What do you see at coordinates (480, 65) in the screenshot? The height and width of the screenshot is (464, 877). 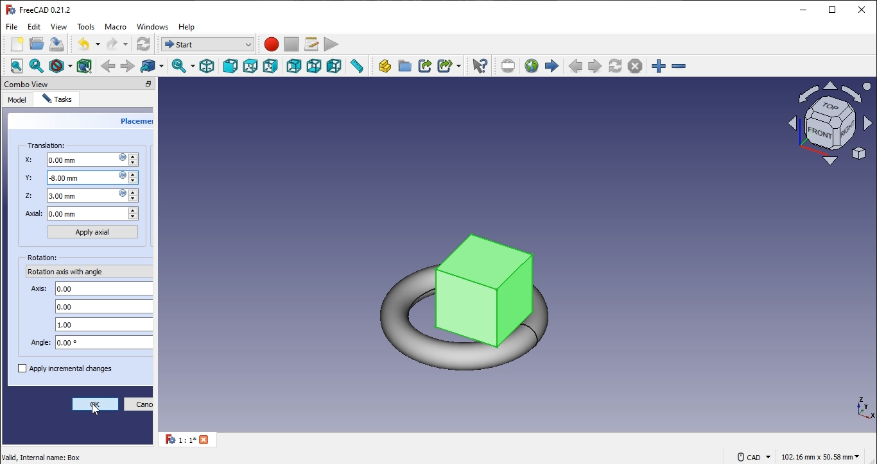 I see `whats this` at bounding box center [480, 65].